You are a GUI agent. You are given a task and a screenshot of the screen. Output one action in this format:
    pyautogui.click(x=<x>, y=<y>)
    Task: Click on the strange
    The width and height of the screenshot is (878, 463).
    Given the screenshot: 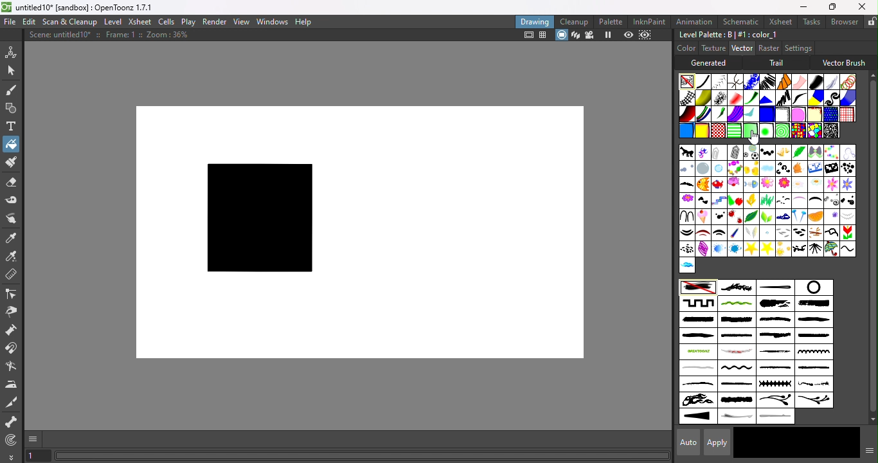 What is the action you would take?
    pyautogui.click(x=737, y=401)
    